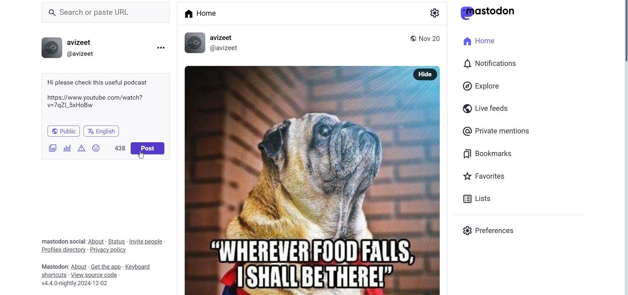  I want to click on about, so click(79, 266).